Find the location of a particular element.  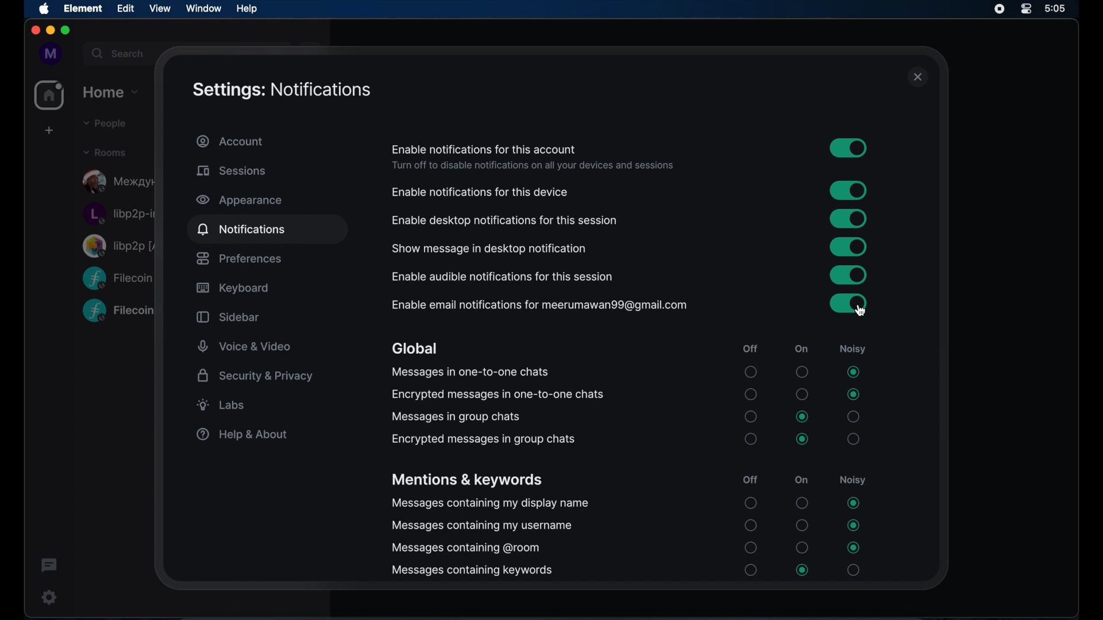

enable notifications for this account is located at coordinates (484, 149).